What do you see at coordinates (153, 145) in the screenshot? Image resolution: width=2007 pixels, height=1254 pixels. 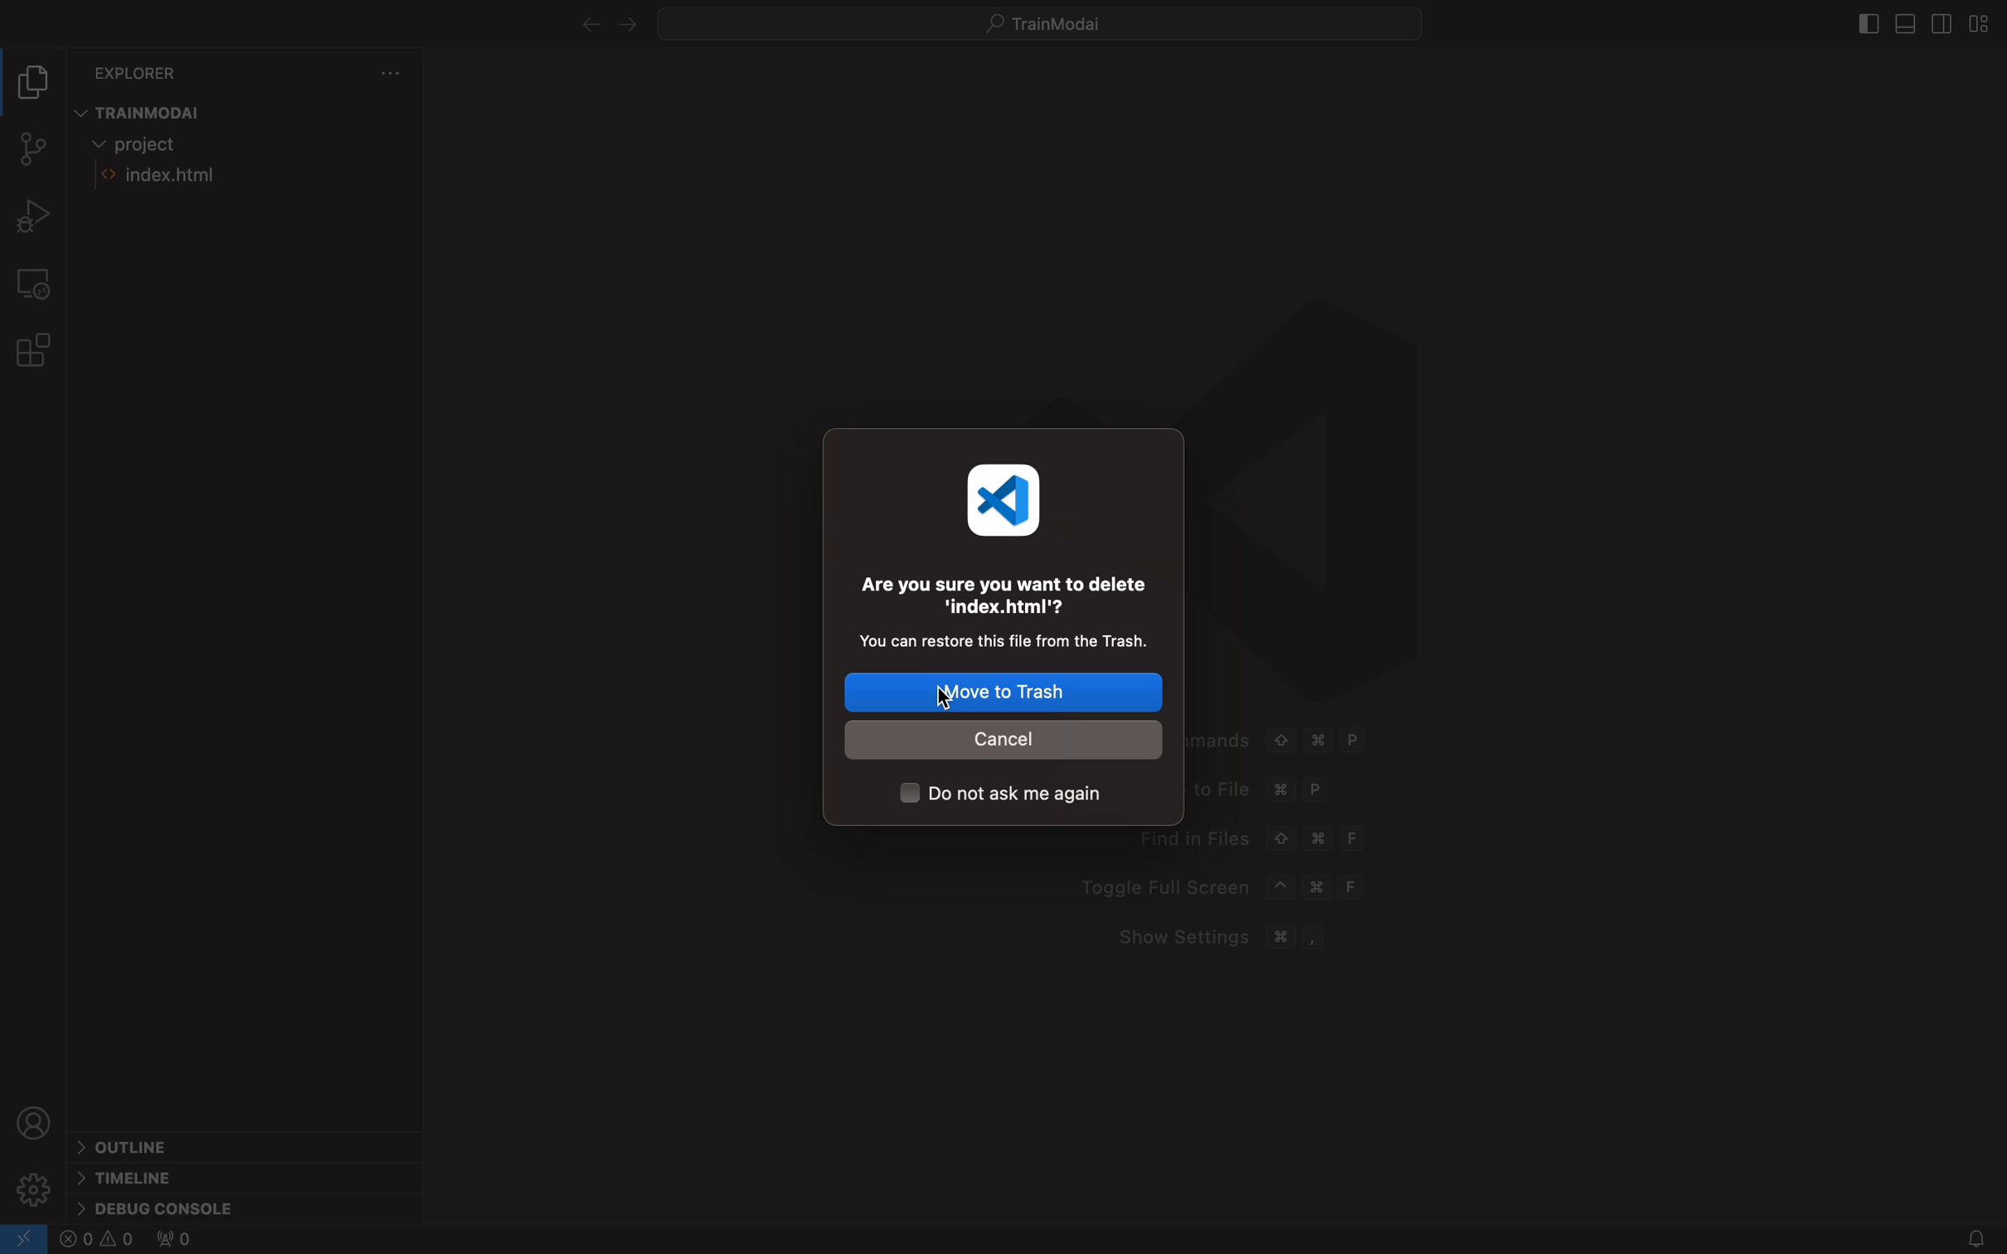 I see `folder` at bounding box center [153, 145].